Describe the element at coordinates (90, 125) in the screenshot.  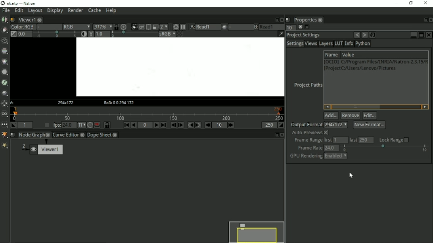
I see `Turbo mode` at that location.